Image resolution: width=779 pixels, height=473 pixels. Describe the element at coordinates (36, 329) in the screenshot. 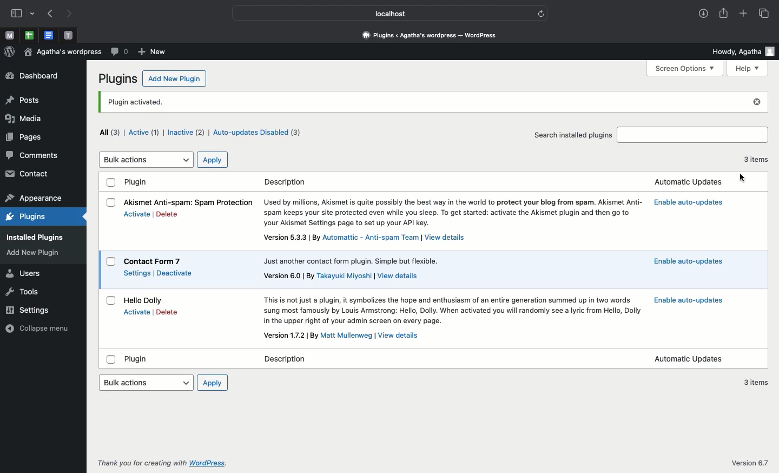

I see `collapse menu` at that location.